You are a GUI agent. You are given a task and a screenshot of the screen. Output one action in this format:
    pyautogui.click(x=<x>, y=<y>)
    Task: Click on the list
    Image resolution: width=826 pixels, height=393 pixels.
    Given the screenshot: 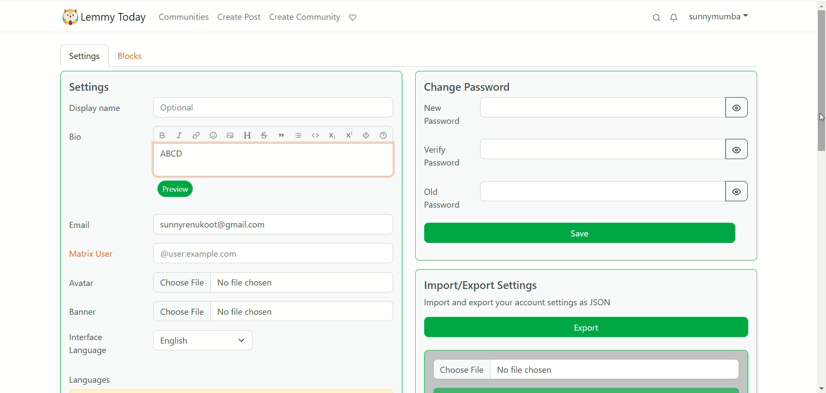 What is the action you would take?
    pyautogui.click(x=300, y=135)
    